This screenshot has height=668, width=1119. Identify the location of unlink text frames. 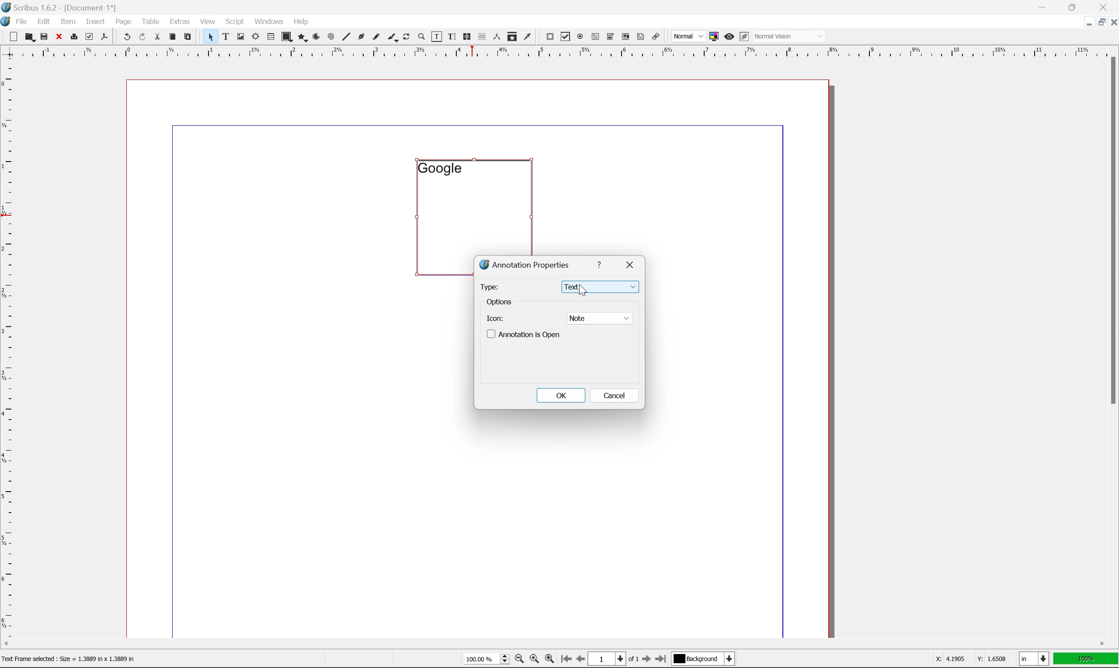
(480, 36).